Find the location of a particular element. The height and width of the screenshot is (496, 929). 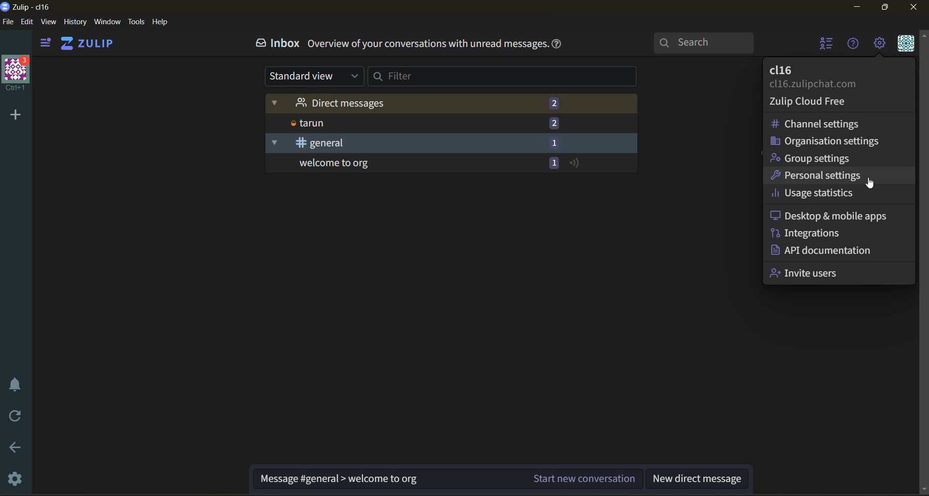

2 message is located at coordinates (554, 102).